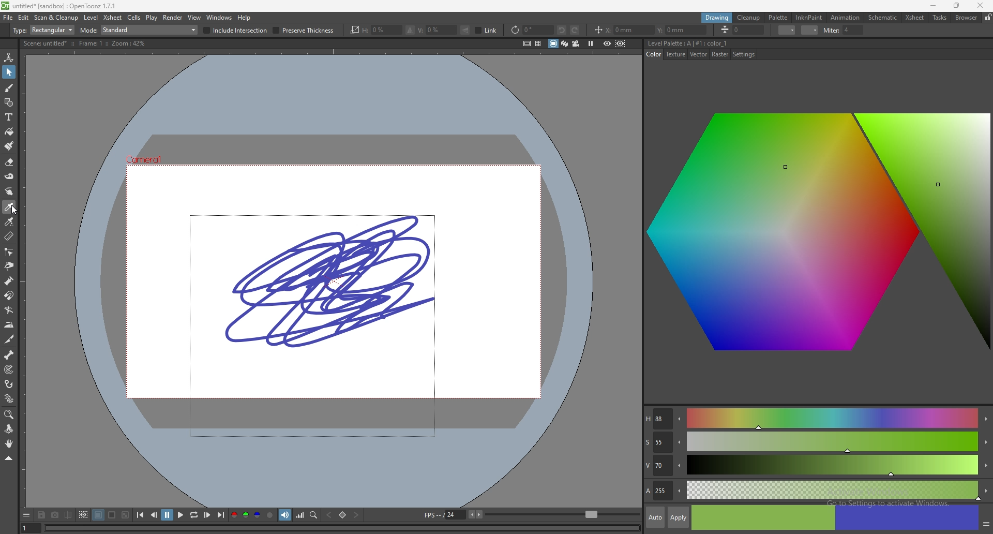 The image size is (993, 534). I want to click on value, so click(818, 466).